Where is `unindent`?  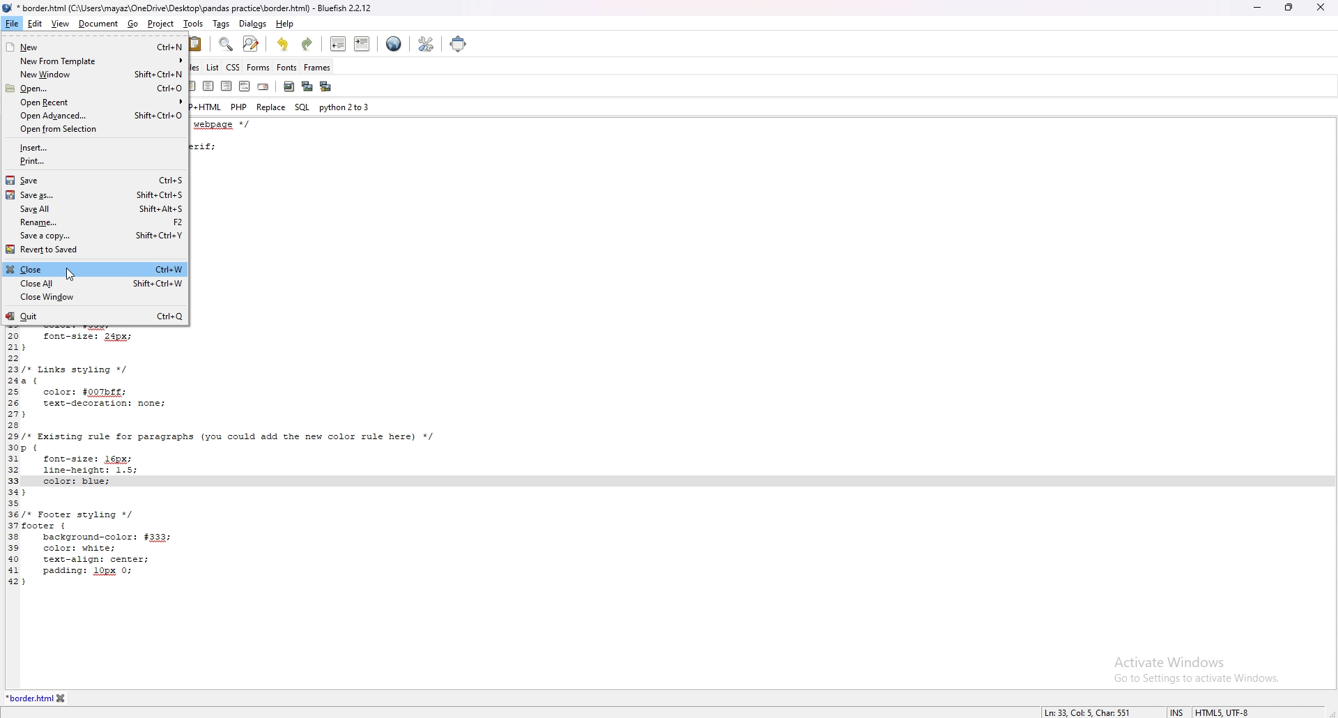
unindent is located at coordinates (338, 43).